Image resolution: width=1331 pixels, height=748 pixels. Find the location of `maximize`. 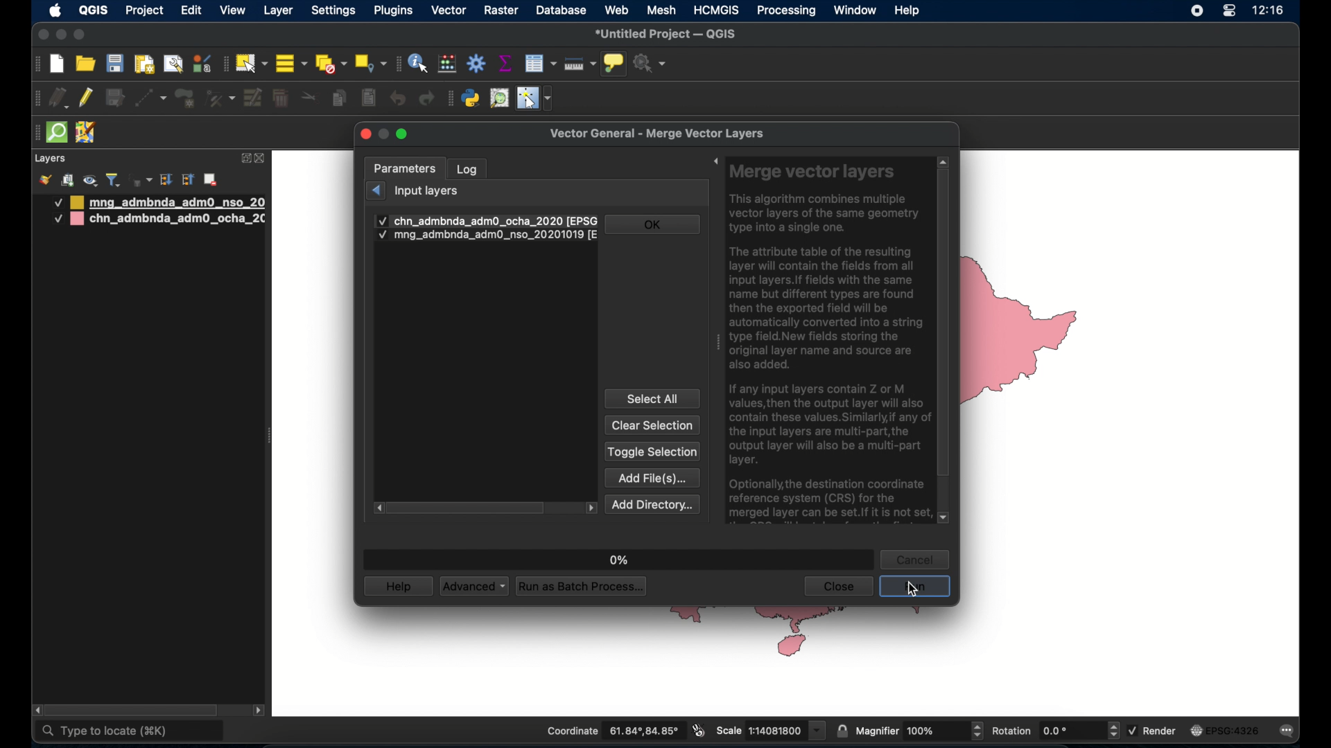

maximize is located at coordinates (405, 136).